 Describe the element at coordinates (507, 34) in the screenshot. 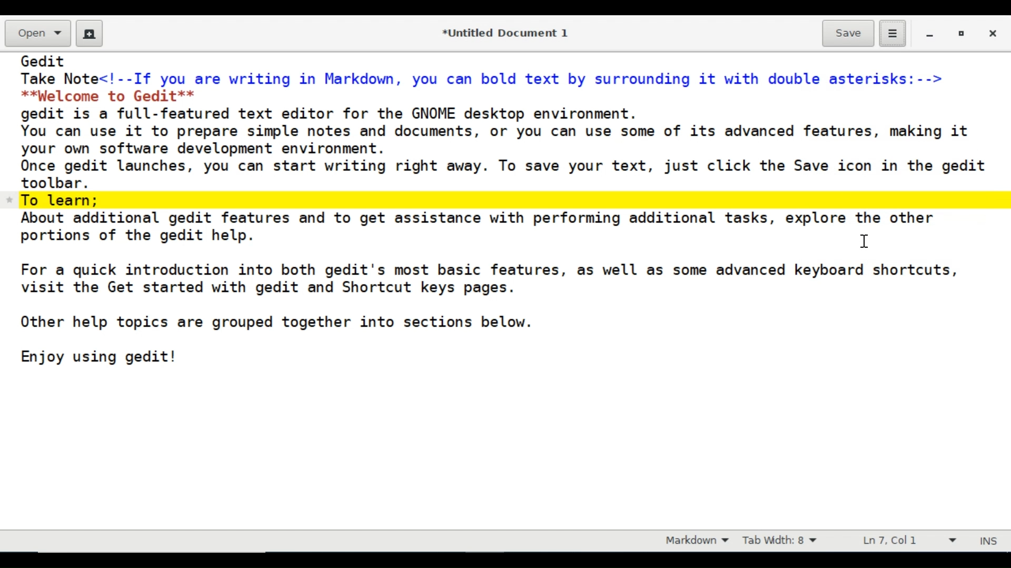

I see `*Untitled Document 1` at that location.